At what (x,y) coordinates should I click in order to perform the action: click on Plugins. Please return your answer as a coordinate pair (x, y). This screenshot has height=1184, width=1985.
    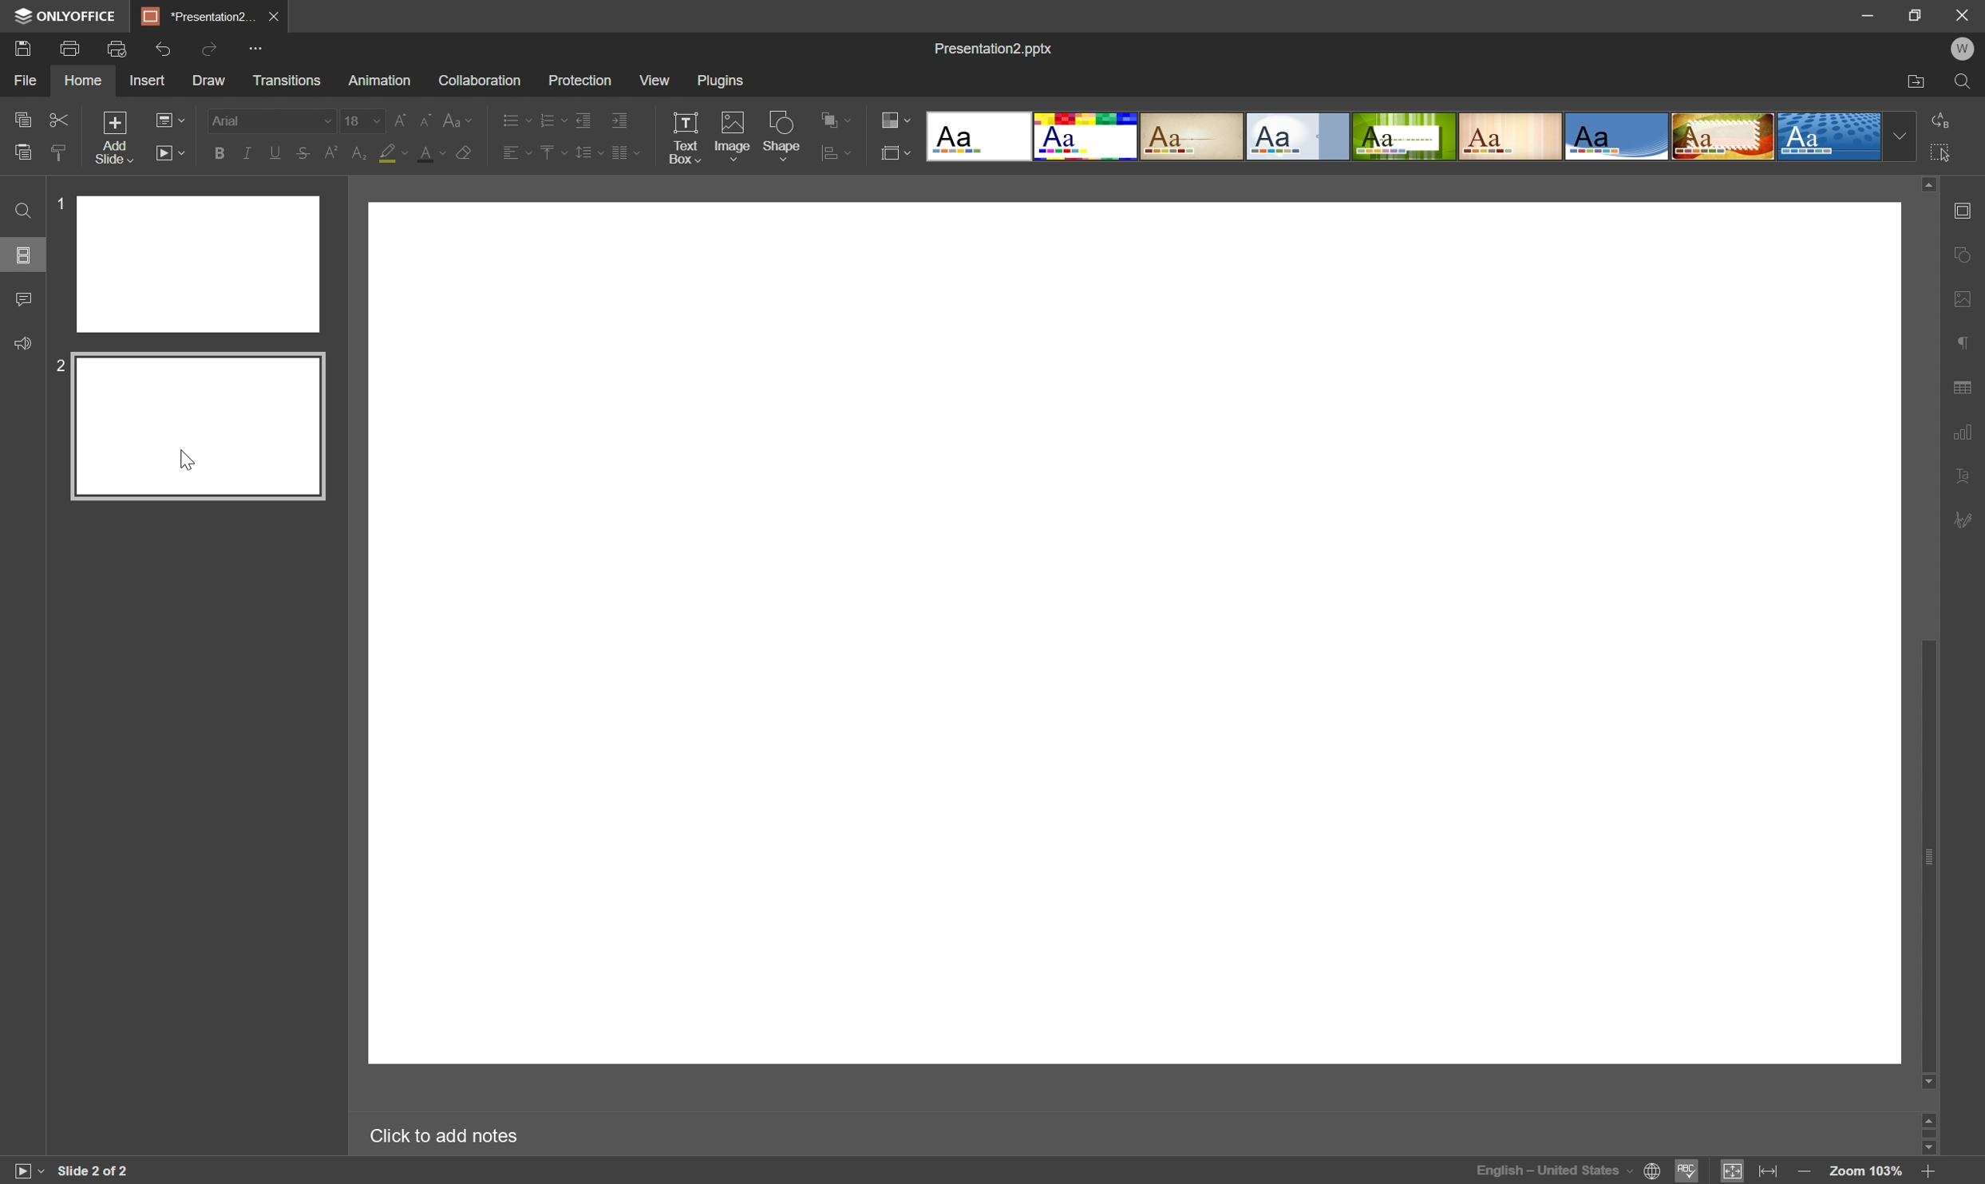
    Looking at the image, I should click on (722, 81).